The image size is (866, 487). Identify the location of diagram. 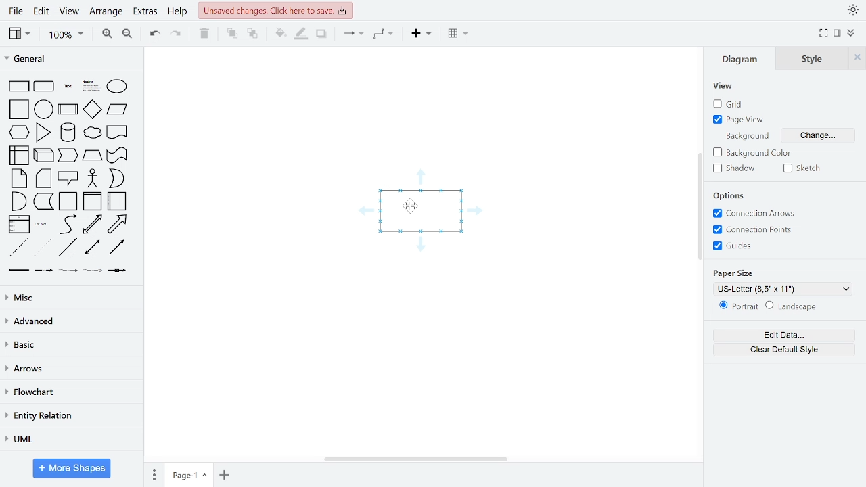
(743, 60).